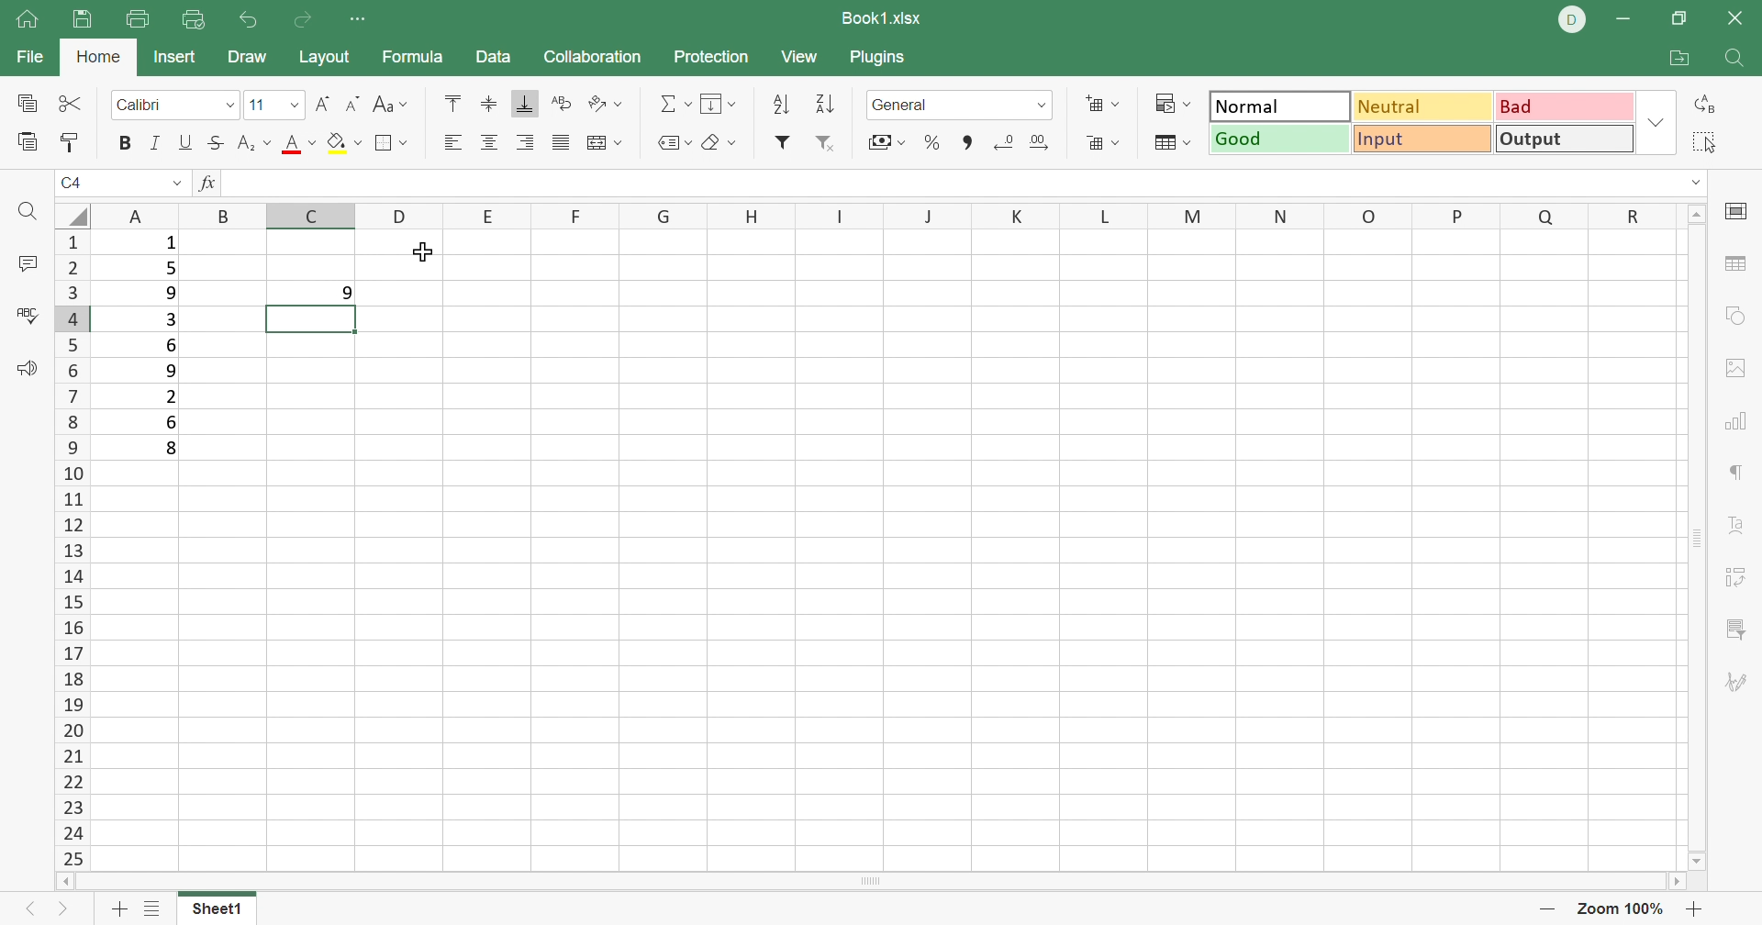 This screenshot has height=925, width=1762. What do you see at coordinates (1623, 18) in the screenshot?
I see `Minimize` at bounding box center [1623, 18].